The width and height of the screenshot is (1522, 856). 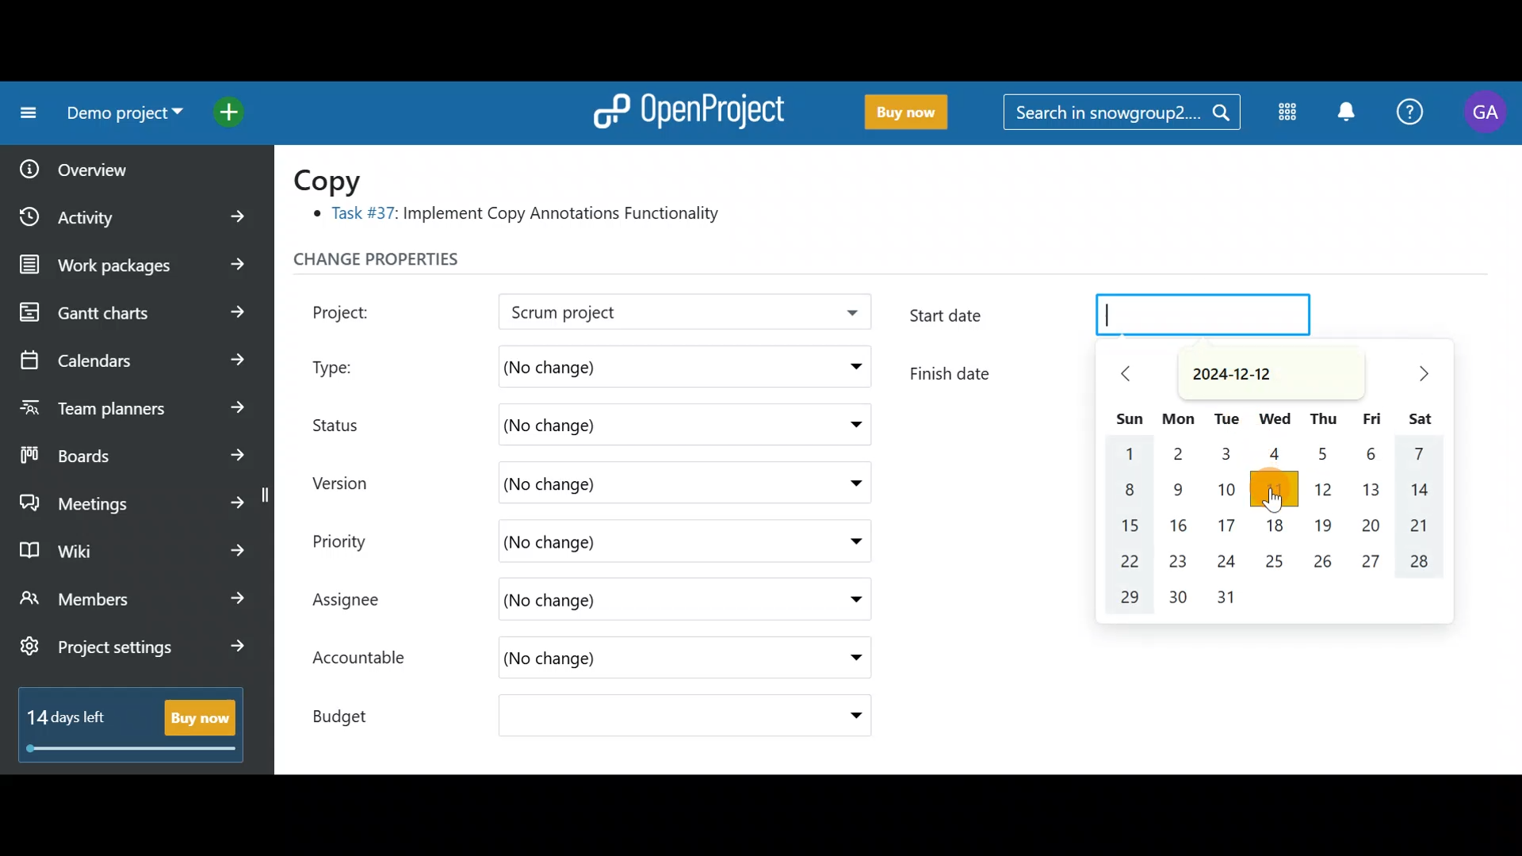 I want to click on Mon, so click(x=1179, y=420).